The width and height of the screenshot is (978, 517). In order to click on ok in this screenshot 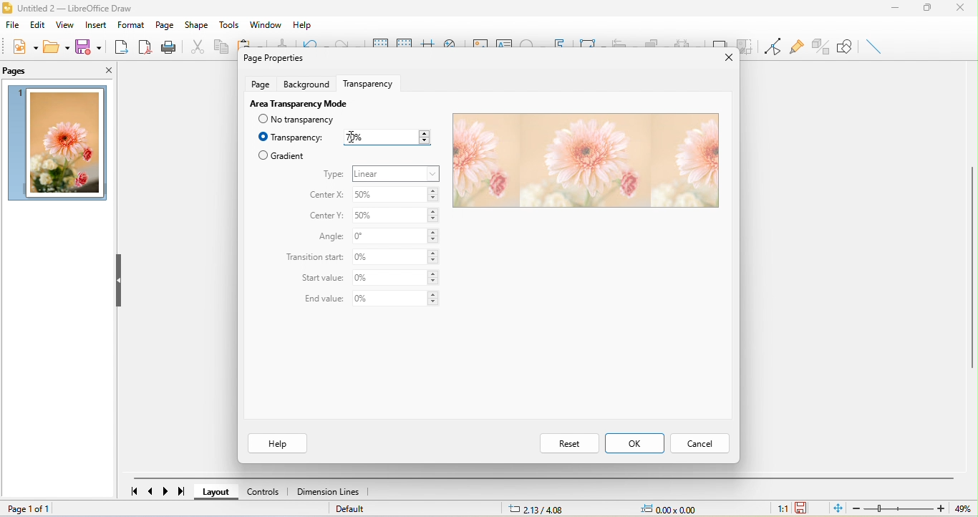, I will do `click(634, 443)`.